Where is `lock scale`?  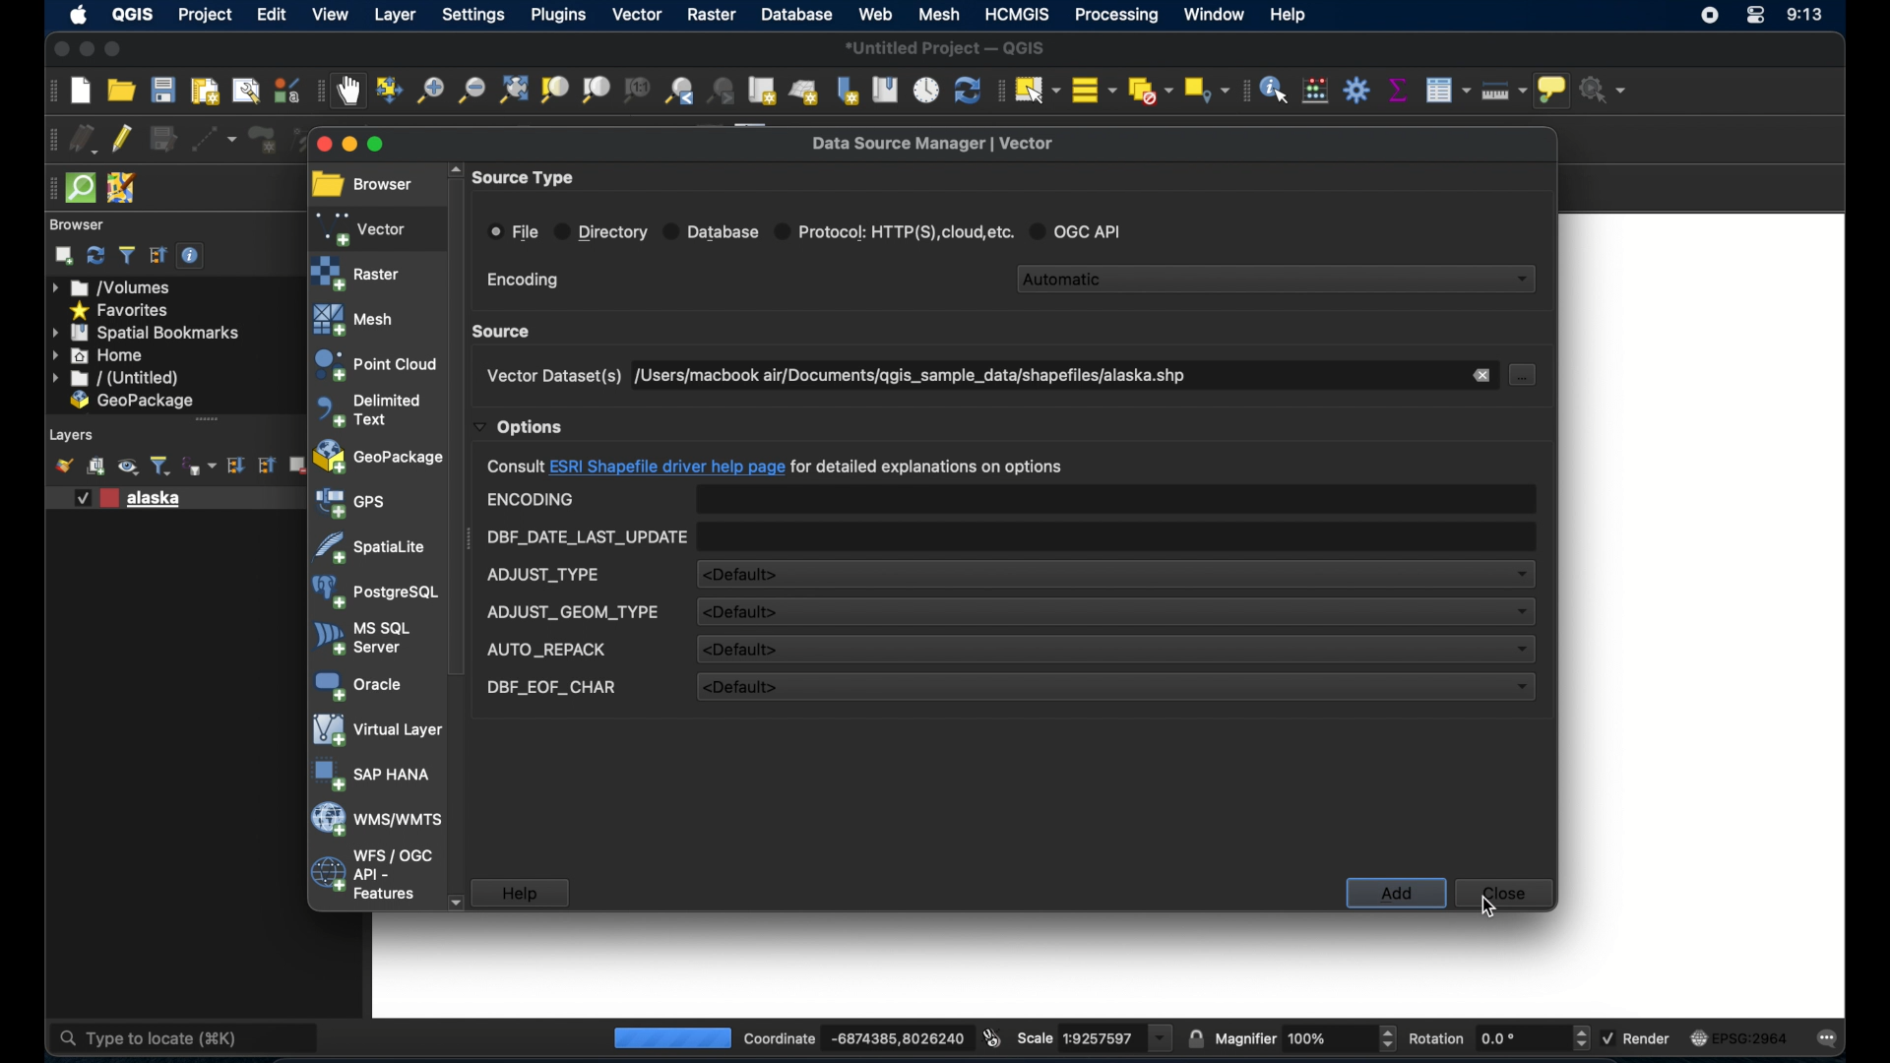
lock scale is located at coordinates (1192, 1037).